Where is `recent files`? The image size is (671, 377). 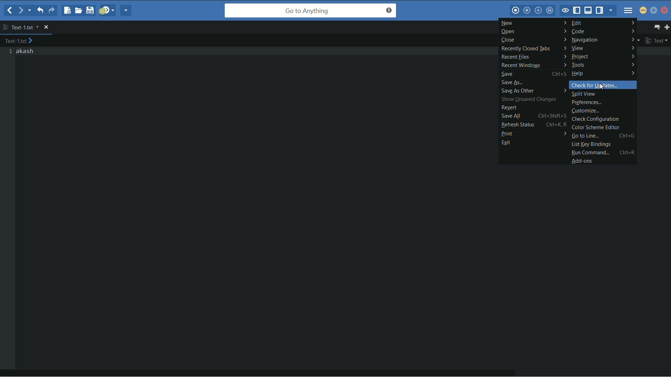 recent files is located at coordinates (534, 57).